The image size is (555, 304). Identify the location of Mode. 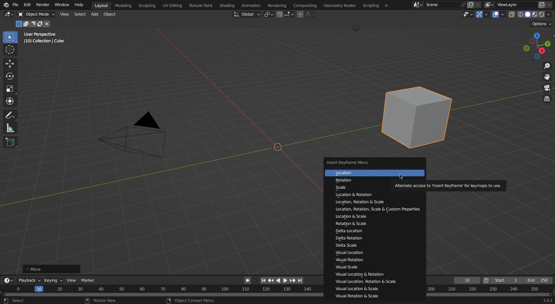
(34, 24).